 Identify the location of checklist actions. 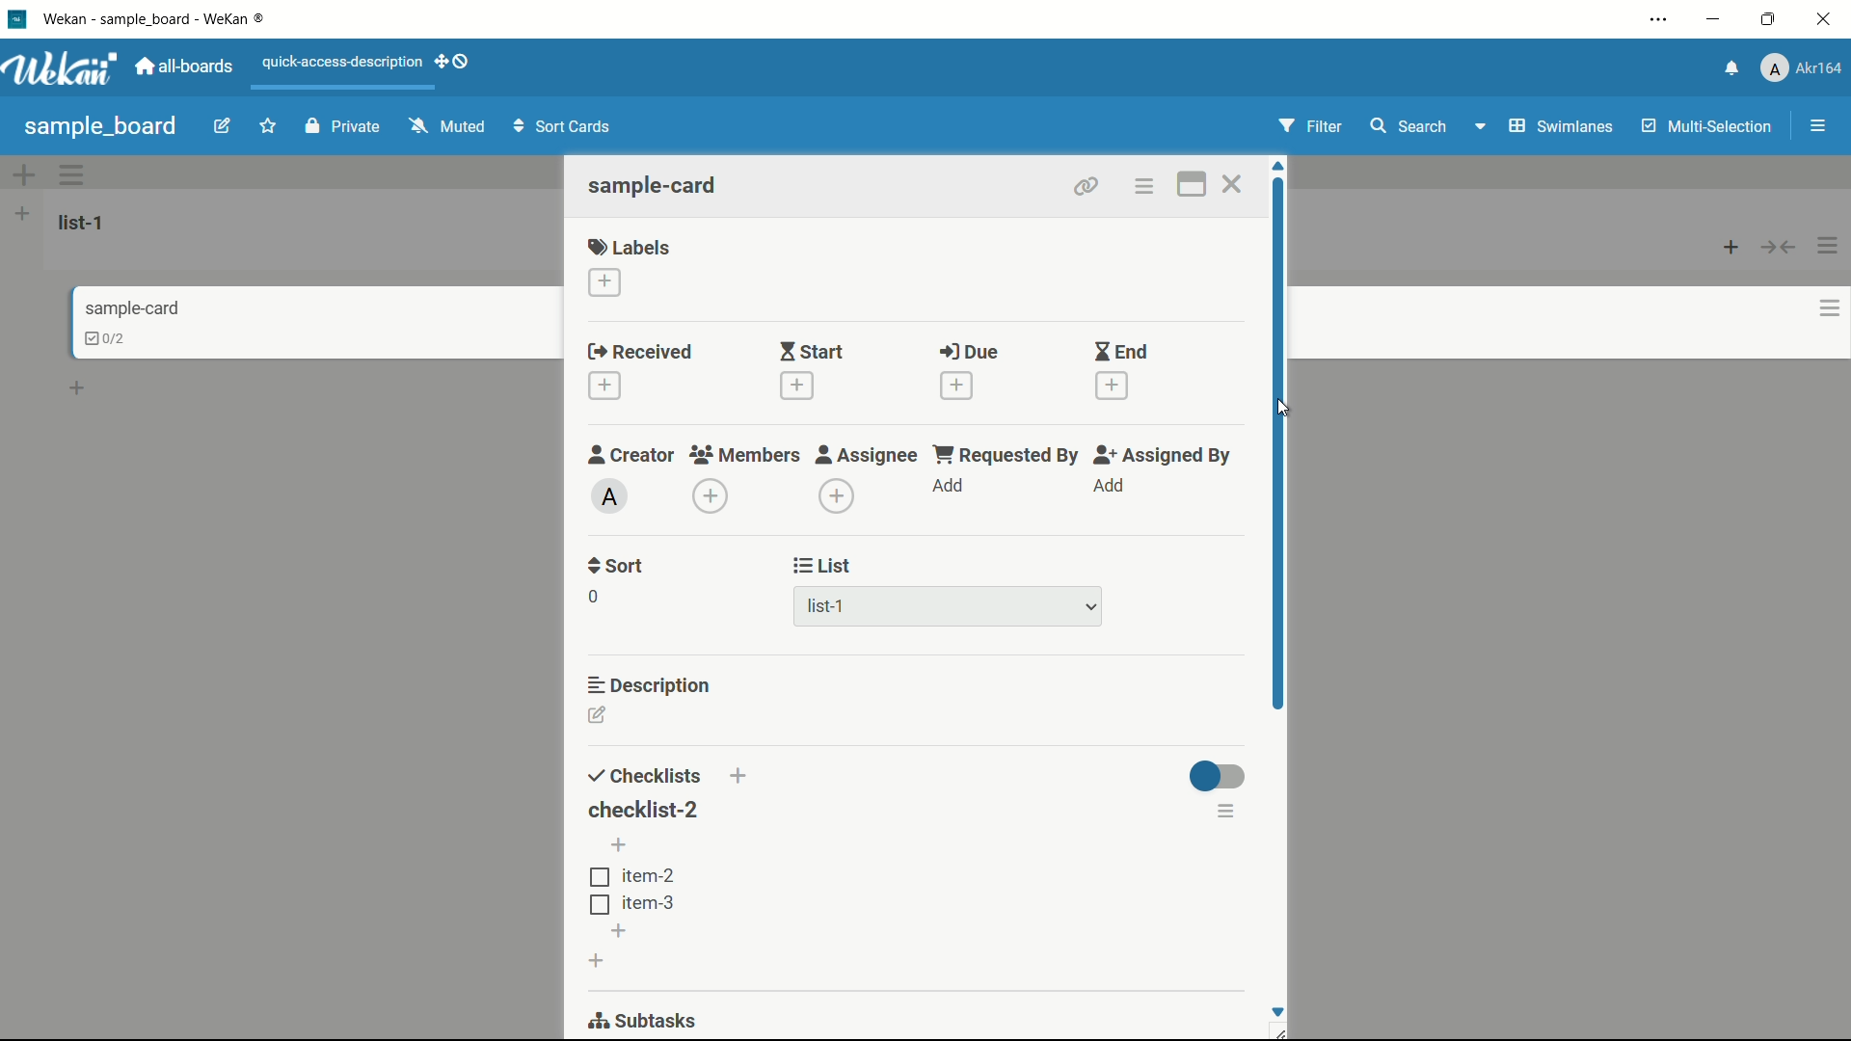
(1228, 814).